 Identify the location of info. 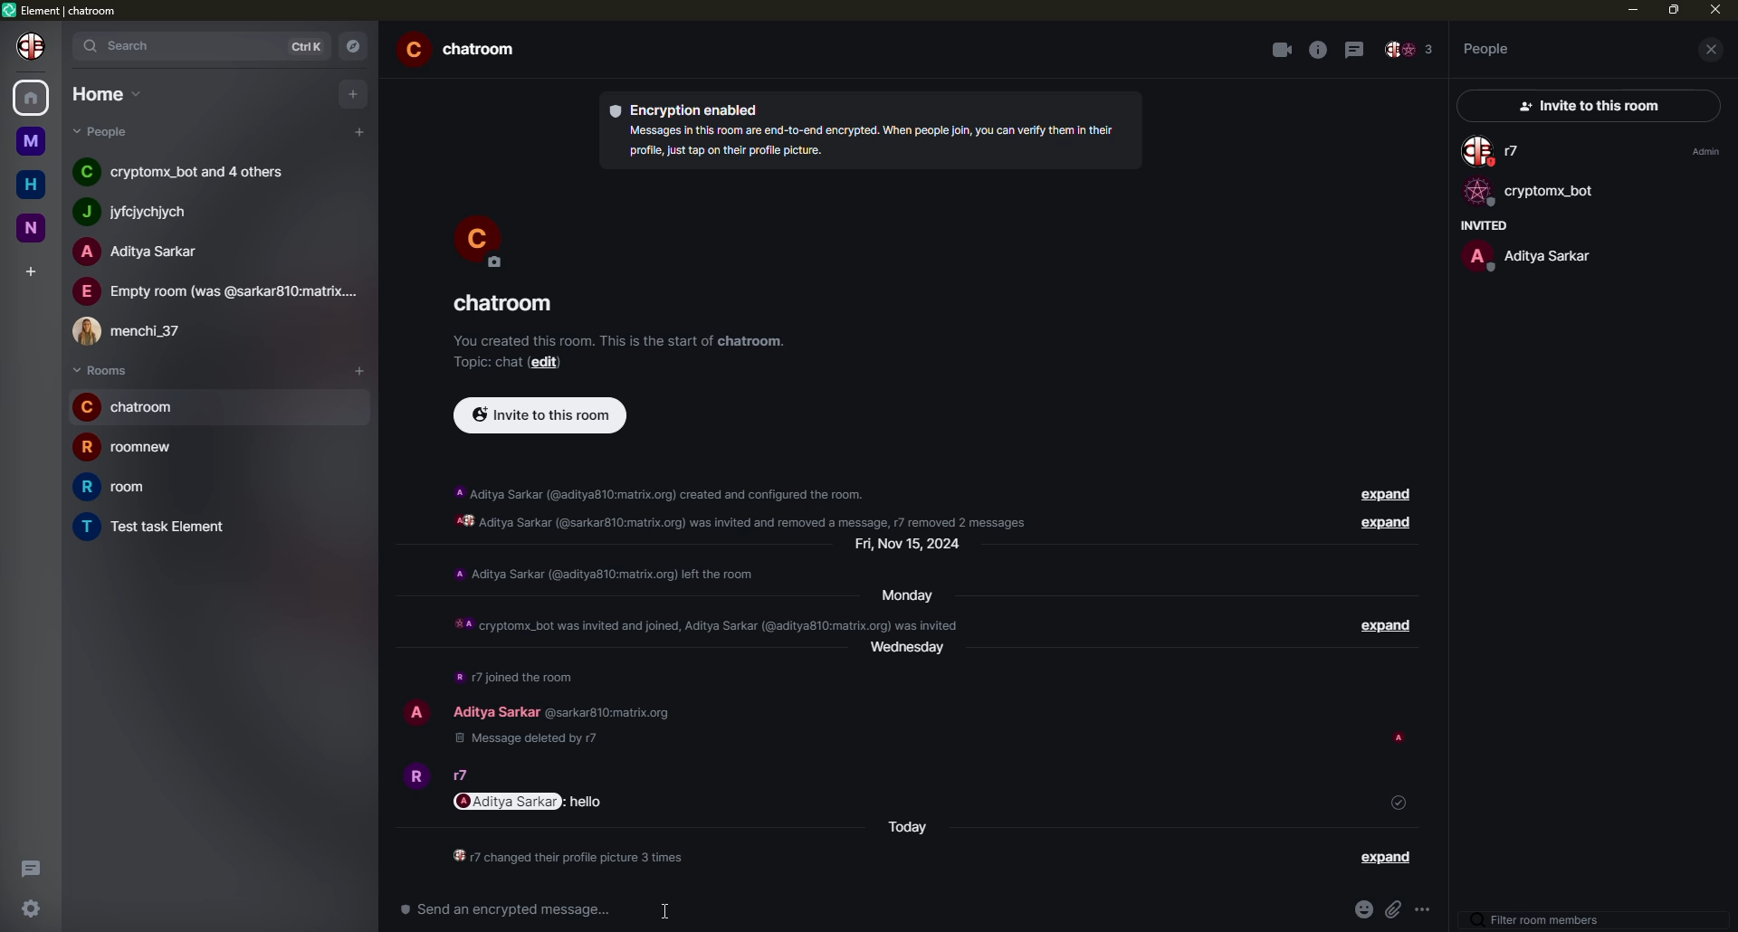
(704, 623).